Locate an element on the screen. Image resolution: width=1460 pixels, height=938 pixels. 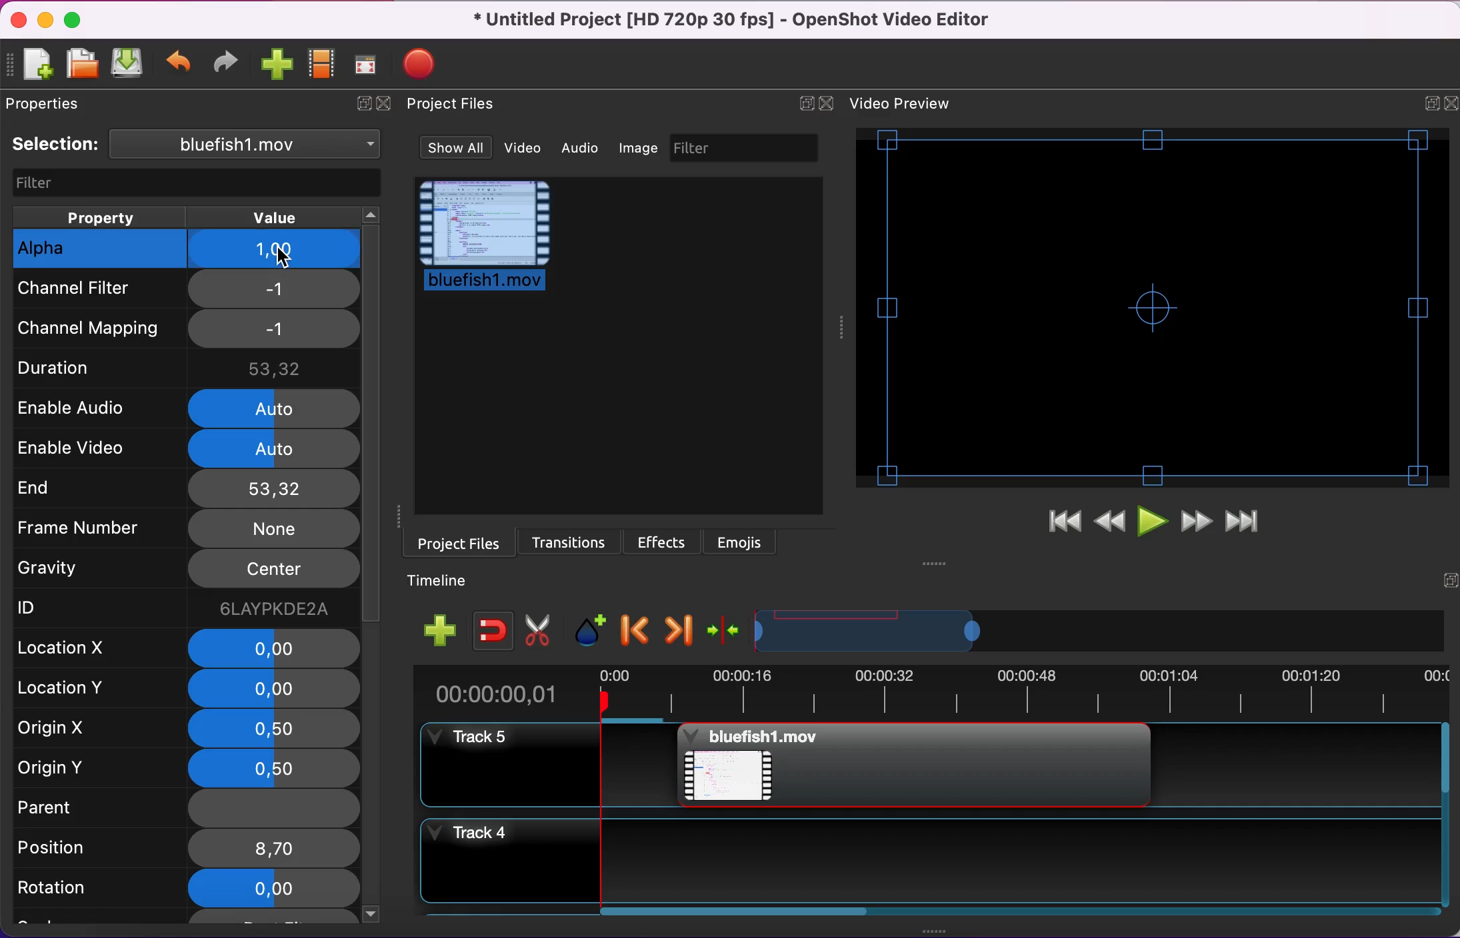
frame number is located at coordinates (96, 530).